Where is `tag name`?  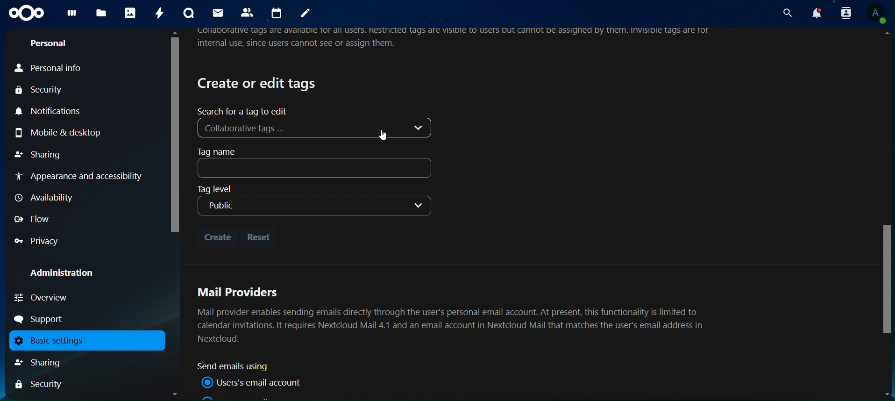
tag name is located at coordinates (317, 163).